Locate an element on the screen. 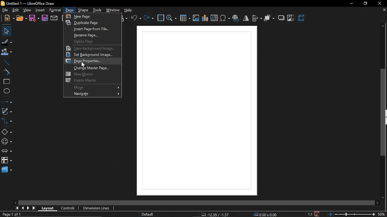 The image size is (387, 217). ellipse is located at coordinates (6, 92).